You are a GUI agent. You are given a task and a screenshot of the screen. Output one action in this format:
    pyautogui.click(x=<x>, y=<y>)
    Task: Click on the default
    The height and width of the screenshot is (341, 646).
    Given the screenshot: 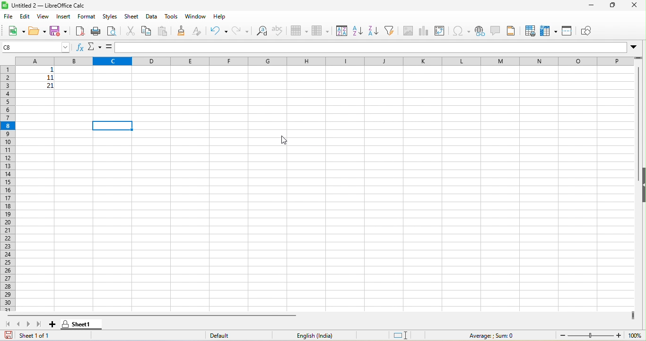 What is the action you would take?
    pyautogui.click(x=226, y=335)
    